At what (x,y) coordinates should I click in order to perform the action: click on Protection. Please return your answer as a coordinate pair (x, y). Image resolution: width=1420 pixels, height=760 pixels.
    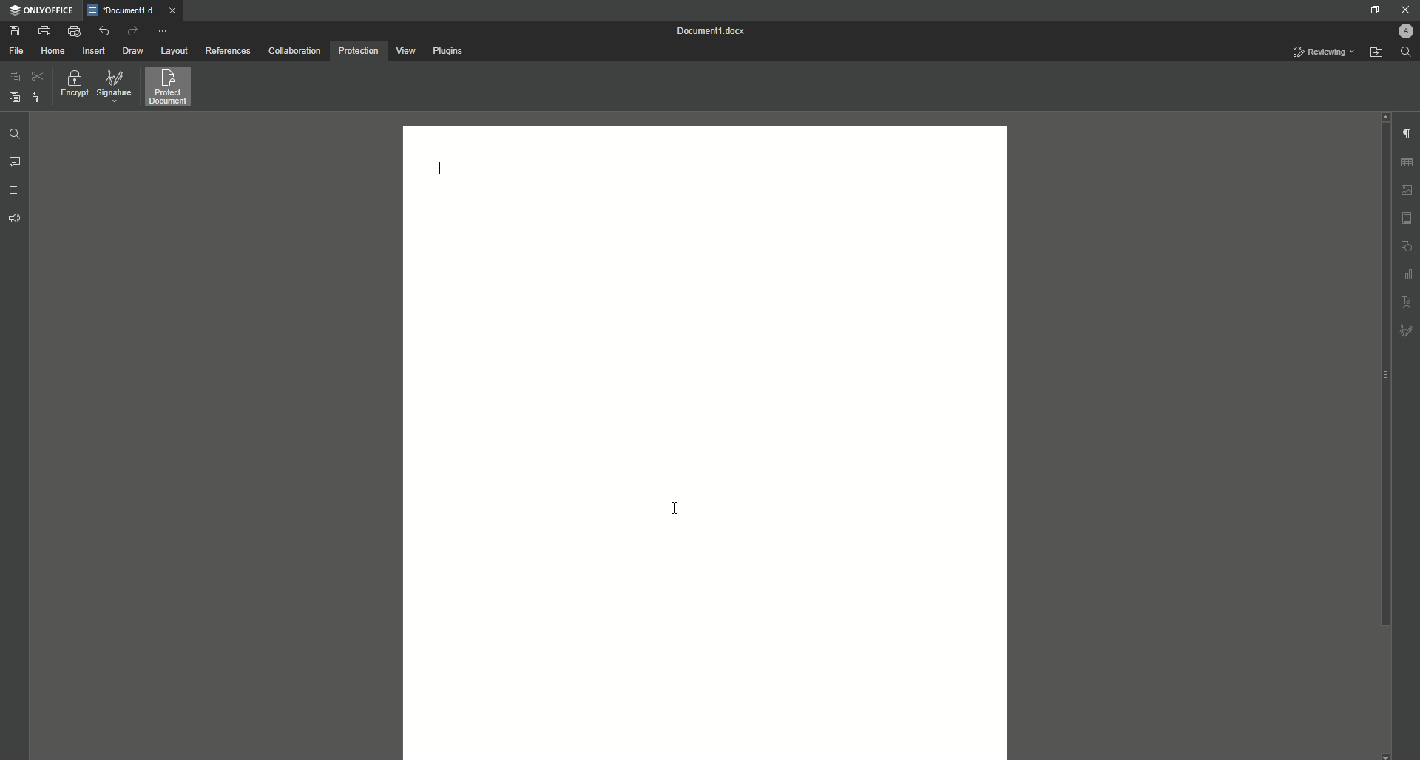
    Looking at the image, I should click on (358, 52).